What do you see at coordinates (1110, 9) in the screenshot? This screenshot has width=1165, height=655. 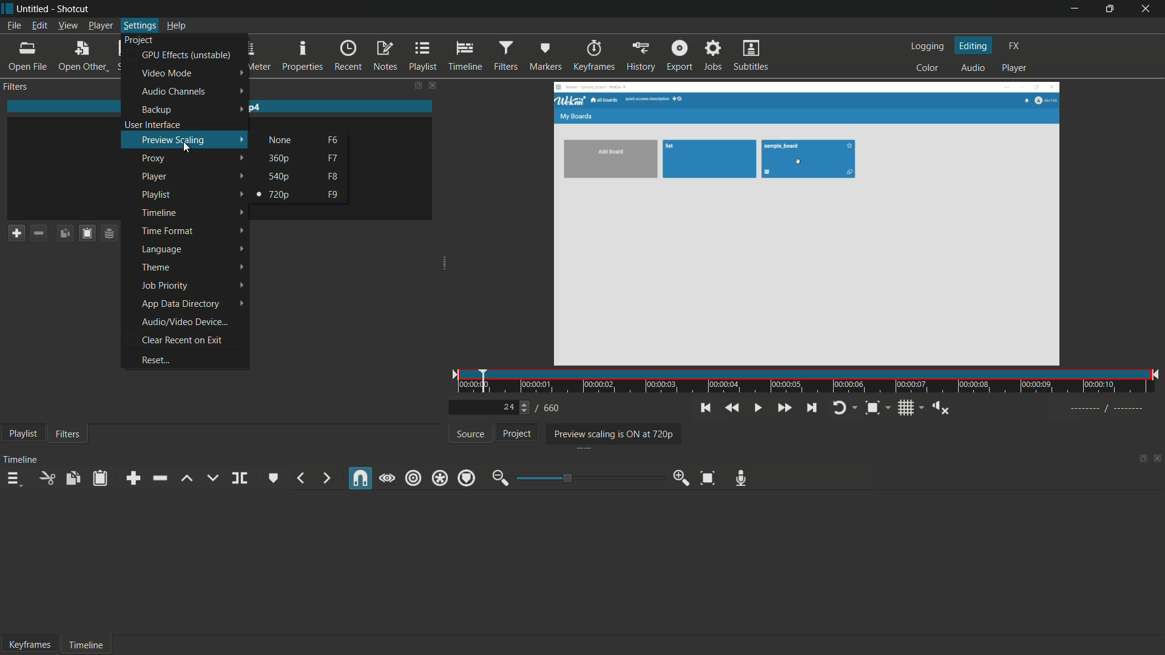 I see `maximize` at bounding box center [1110, 9].